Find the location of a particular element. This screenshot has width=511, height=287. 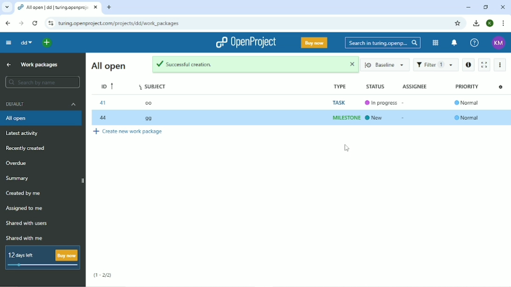

Back is located at coordinates (8, 23).